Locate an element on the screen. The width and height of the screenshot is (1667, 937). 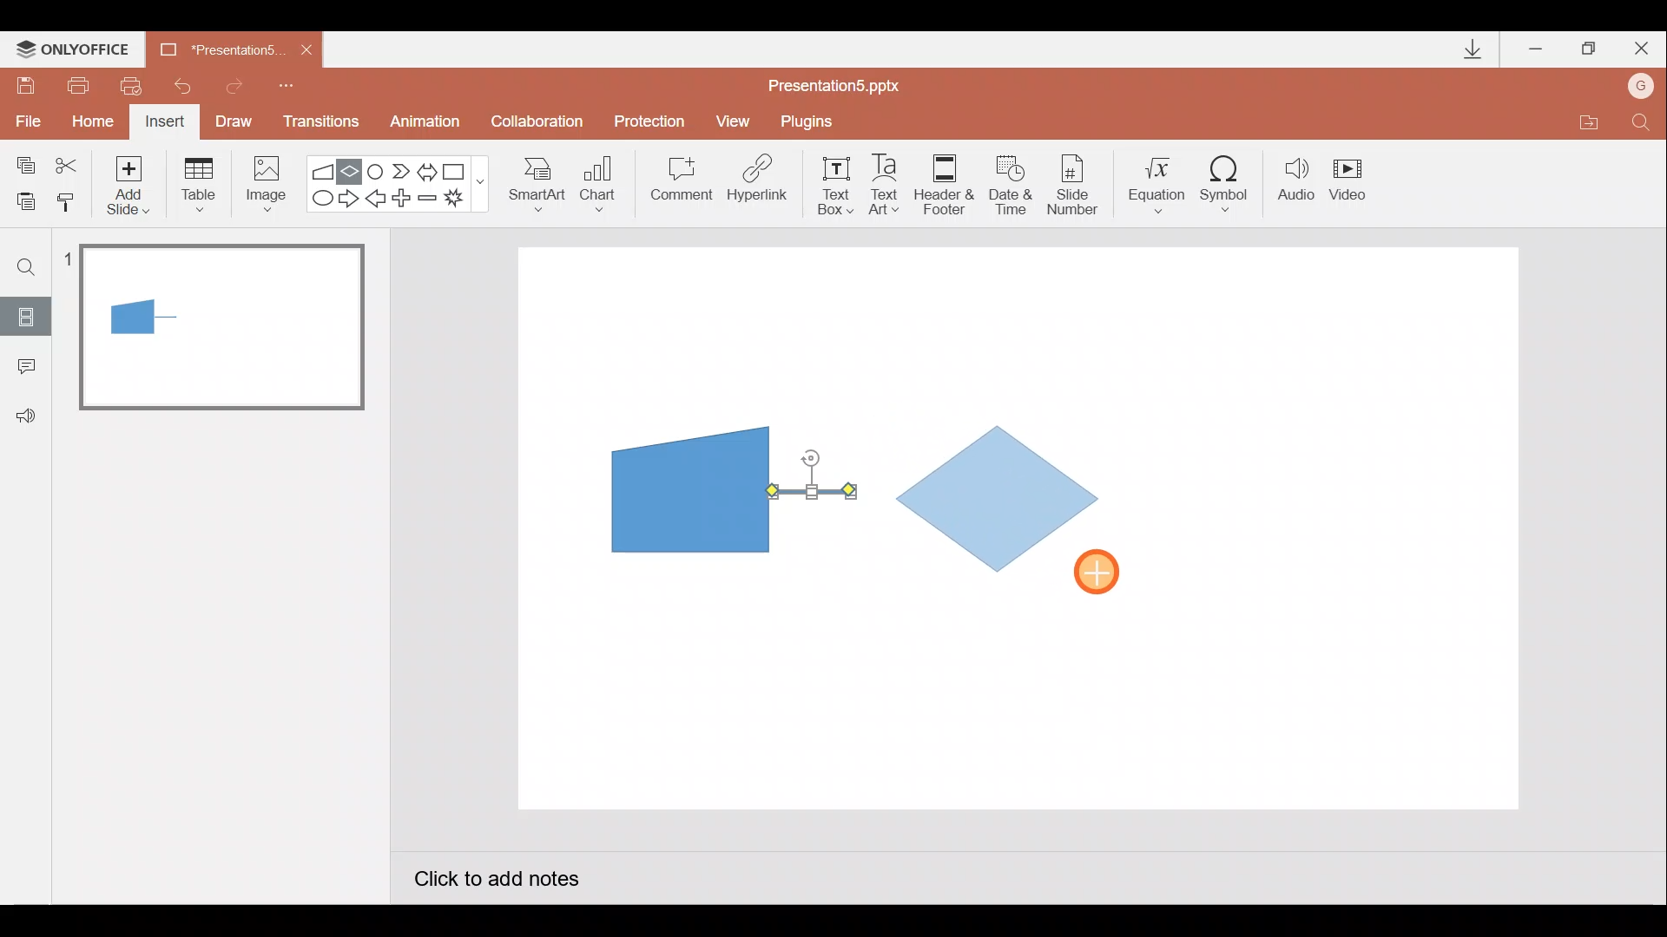
Flowchart - manual input is located at coordinates (325, 169).